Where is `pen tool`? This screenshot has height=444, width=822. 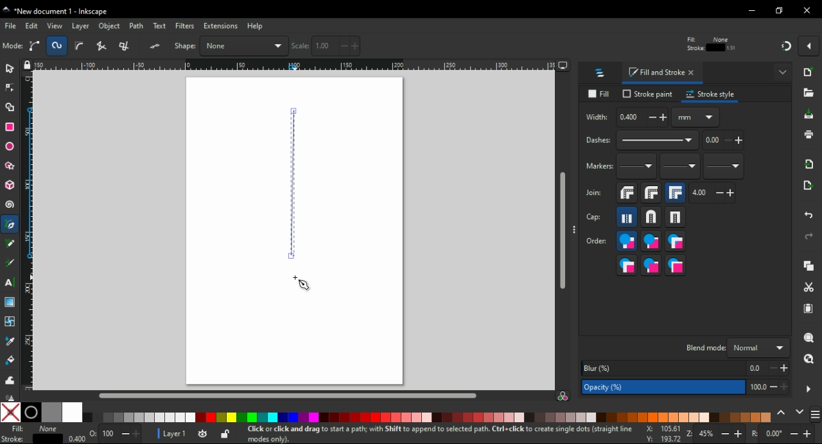
pen tool is located at coordinates (11, 225).